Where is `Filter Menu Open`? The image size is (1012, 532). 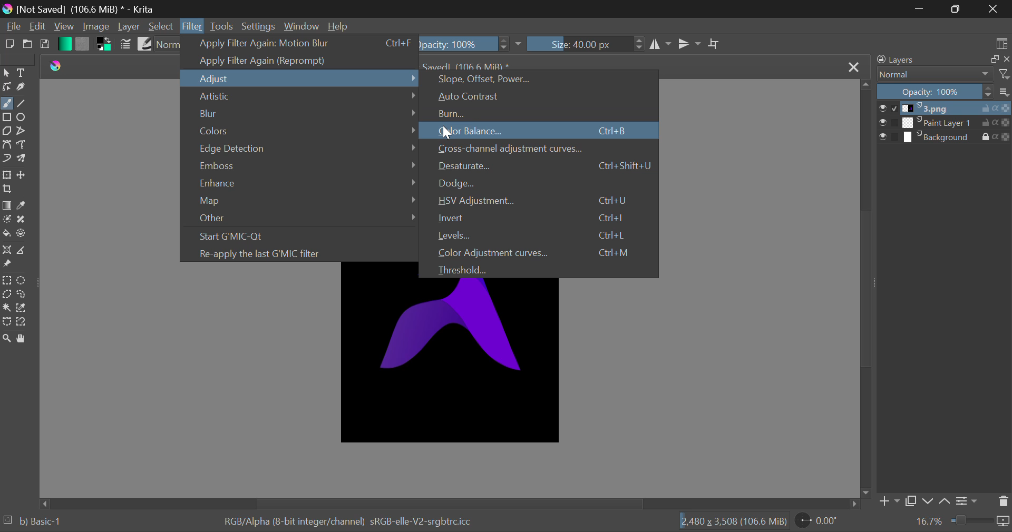 Filter Menu Open is located at coordinates (192, 25).